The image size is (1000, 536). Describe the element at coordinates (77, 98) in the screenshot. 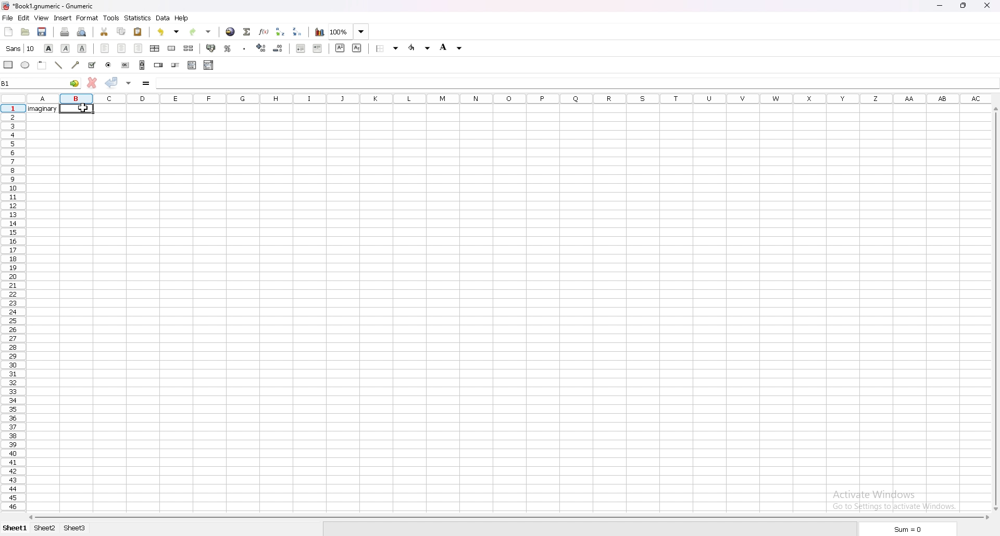

I see `selected cell column` at that location.